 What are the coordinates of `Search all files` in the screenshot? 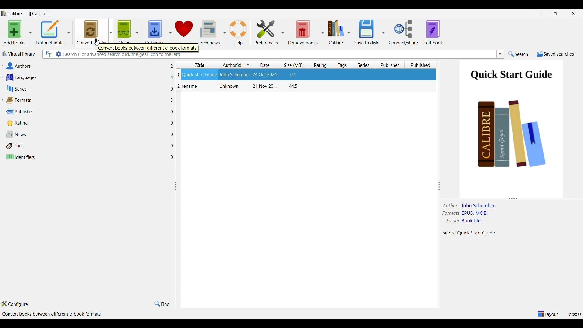 It's located at (48, 54).